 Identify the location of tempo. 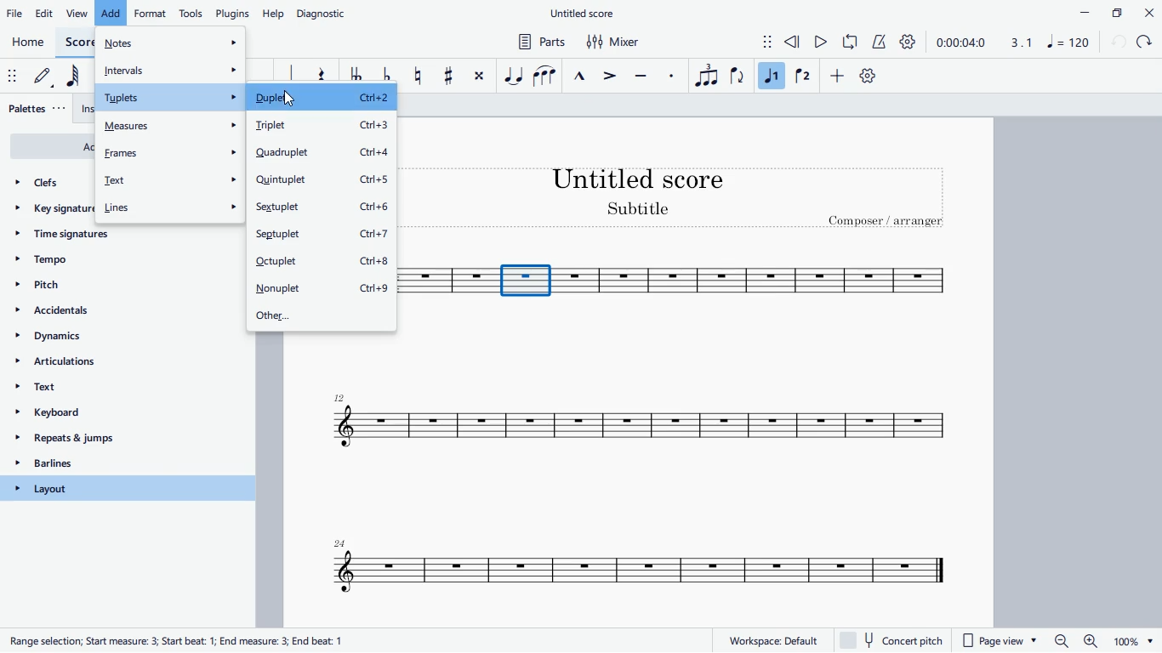
(100, 261).